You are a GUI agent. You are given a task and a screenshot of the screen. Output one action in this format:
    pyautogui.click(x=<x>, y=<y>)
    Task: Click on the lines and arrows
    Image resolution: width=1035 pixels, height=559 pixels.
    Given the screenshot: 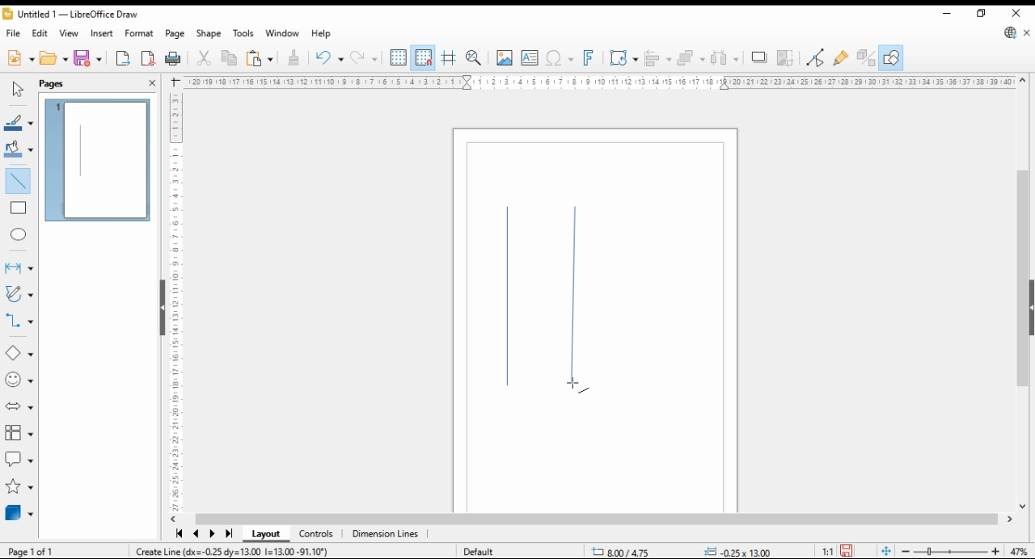 What is the action you would take?
    pyautogui.click(x=19, y=267)
    